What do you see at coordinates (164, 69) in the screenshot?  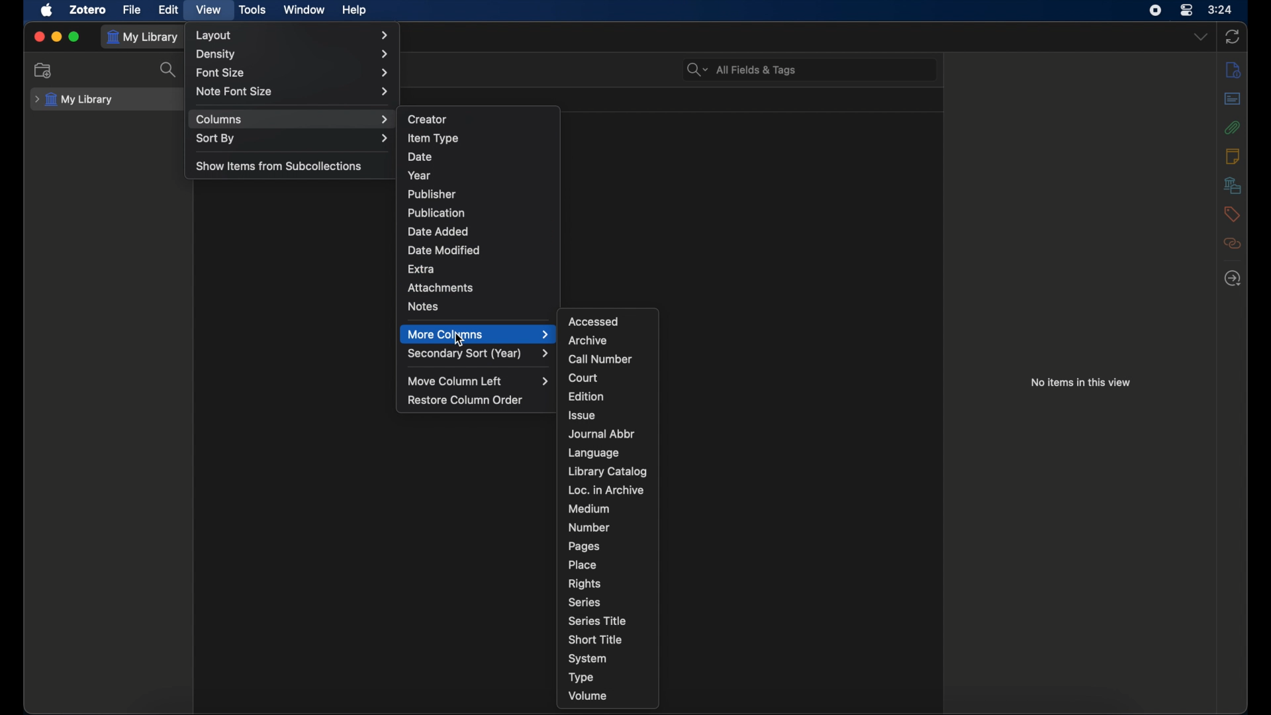 I see `search` at bounding box center [164, 69].